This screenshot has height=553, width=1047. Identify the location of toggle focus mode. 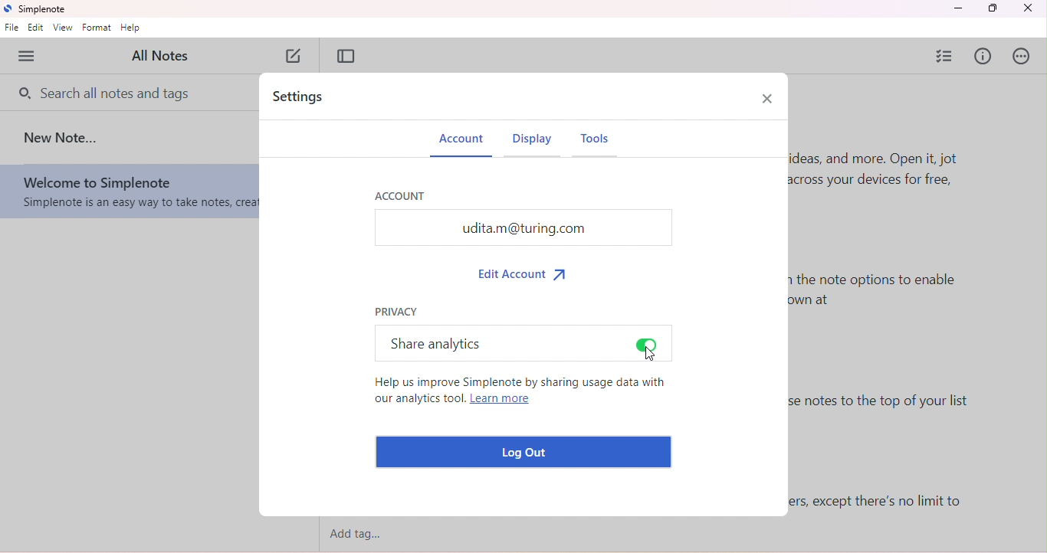
(346, 56).